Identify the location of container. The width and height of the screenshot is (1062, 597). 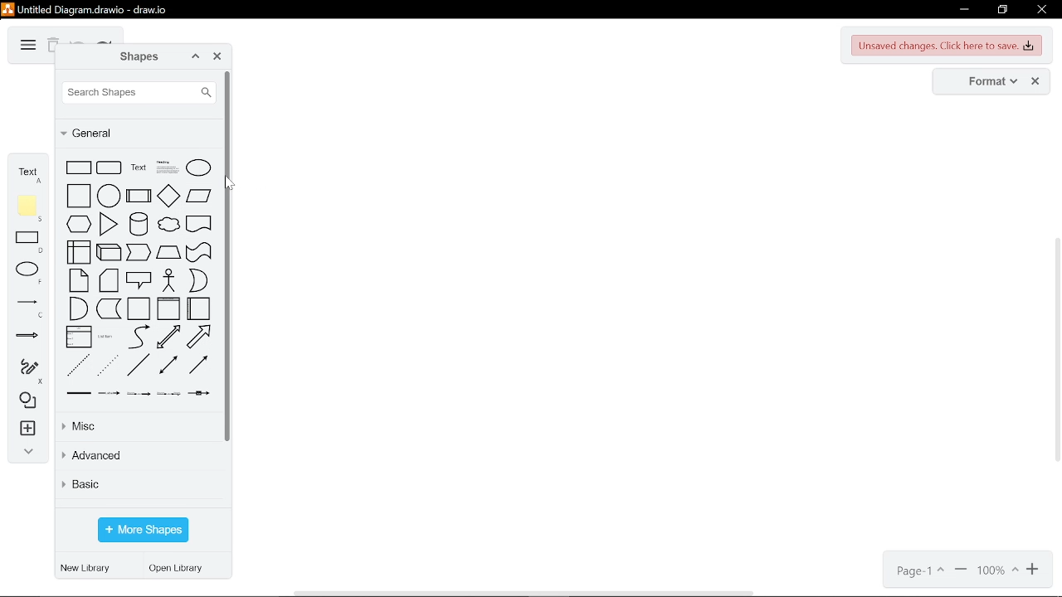
(139, 308).